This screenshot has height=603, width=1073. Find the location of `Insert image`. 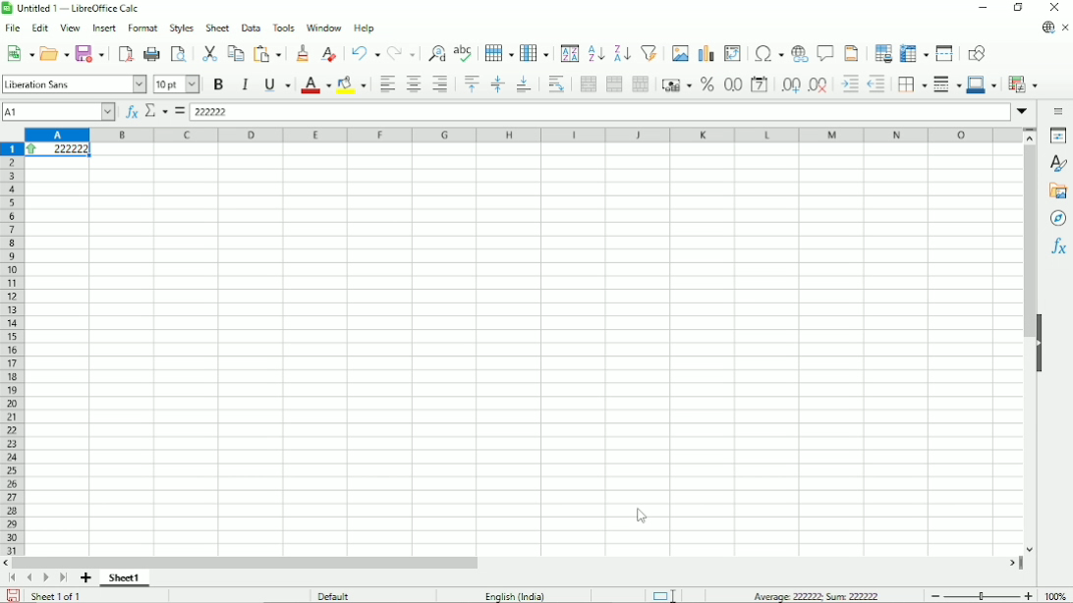

Insert image is located at coordinates (681, 51).